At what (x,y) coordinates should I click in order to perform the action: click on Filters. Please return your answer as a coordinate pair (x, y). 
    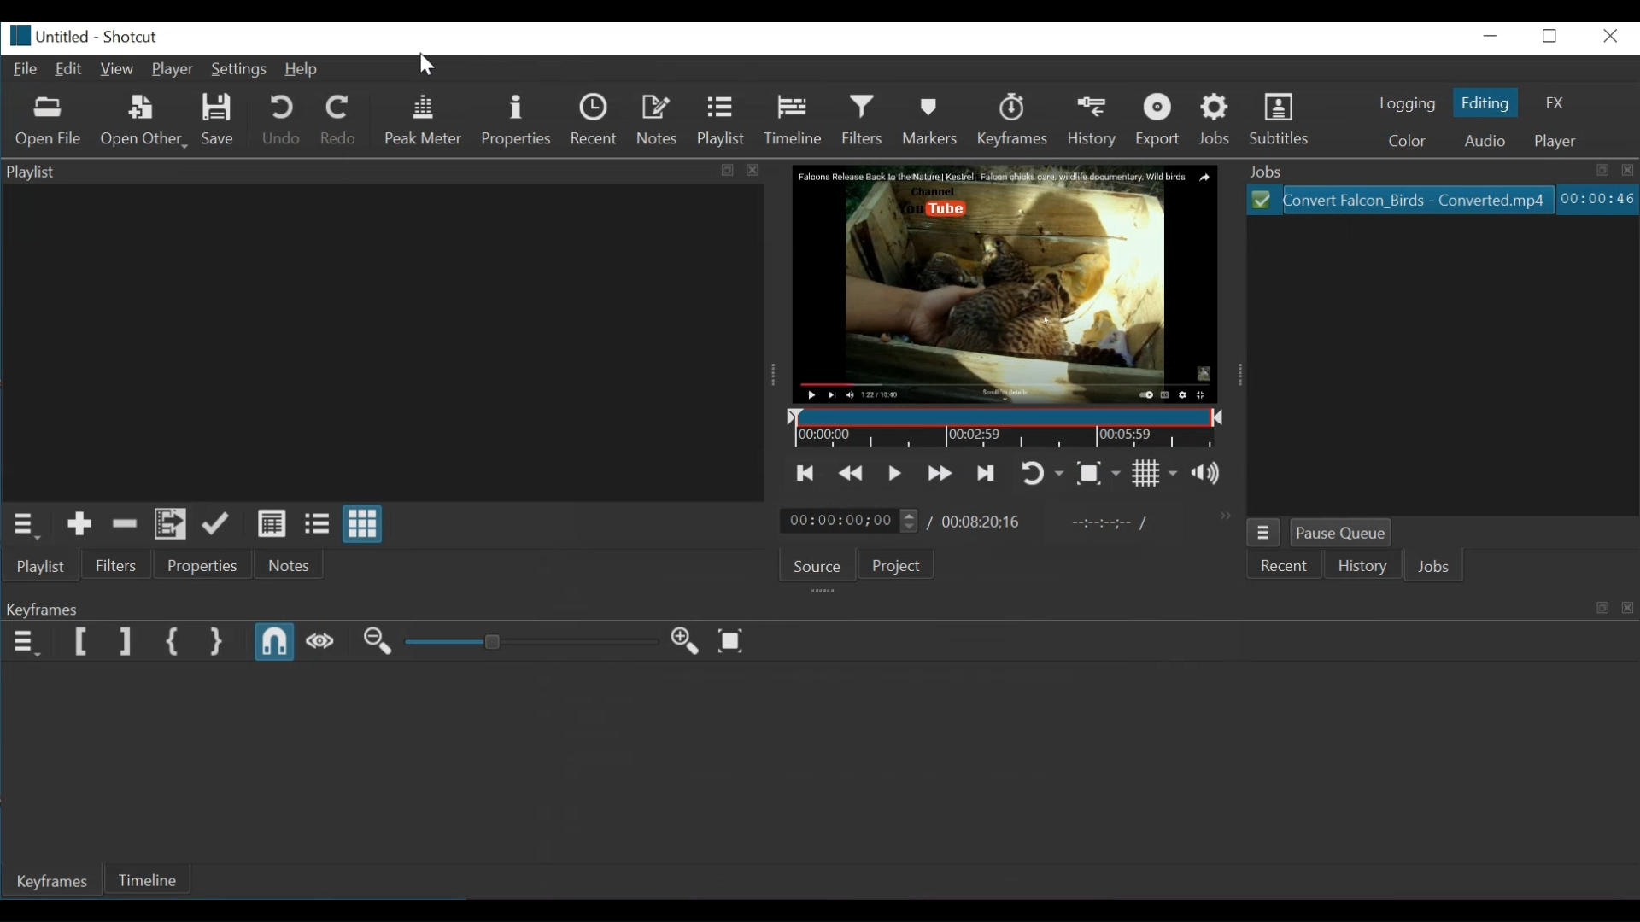
    Looking at the image, I should click on (864, 120).